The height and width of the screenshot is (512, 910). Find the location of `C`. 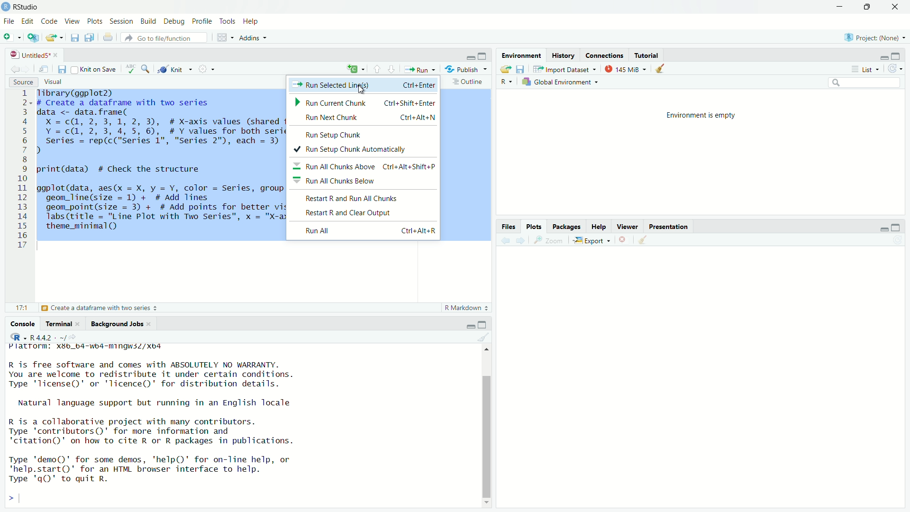

C is located at coordinates (356, 69).